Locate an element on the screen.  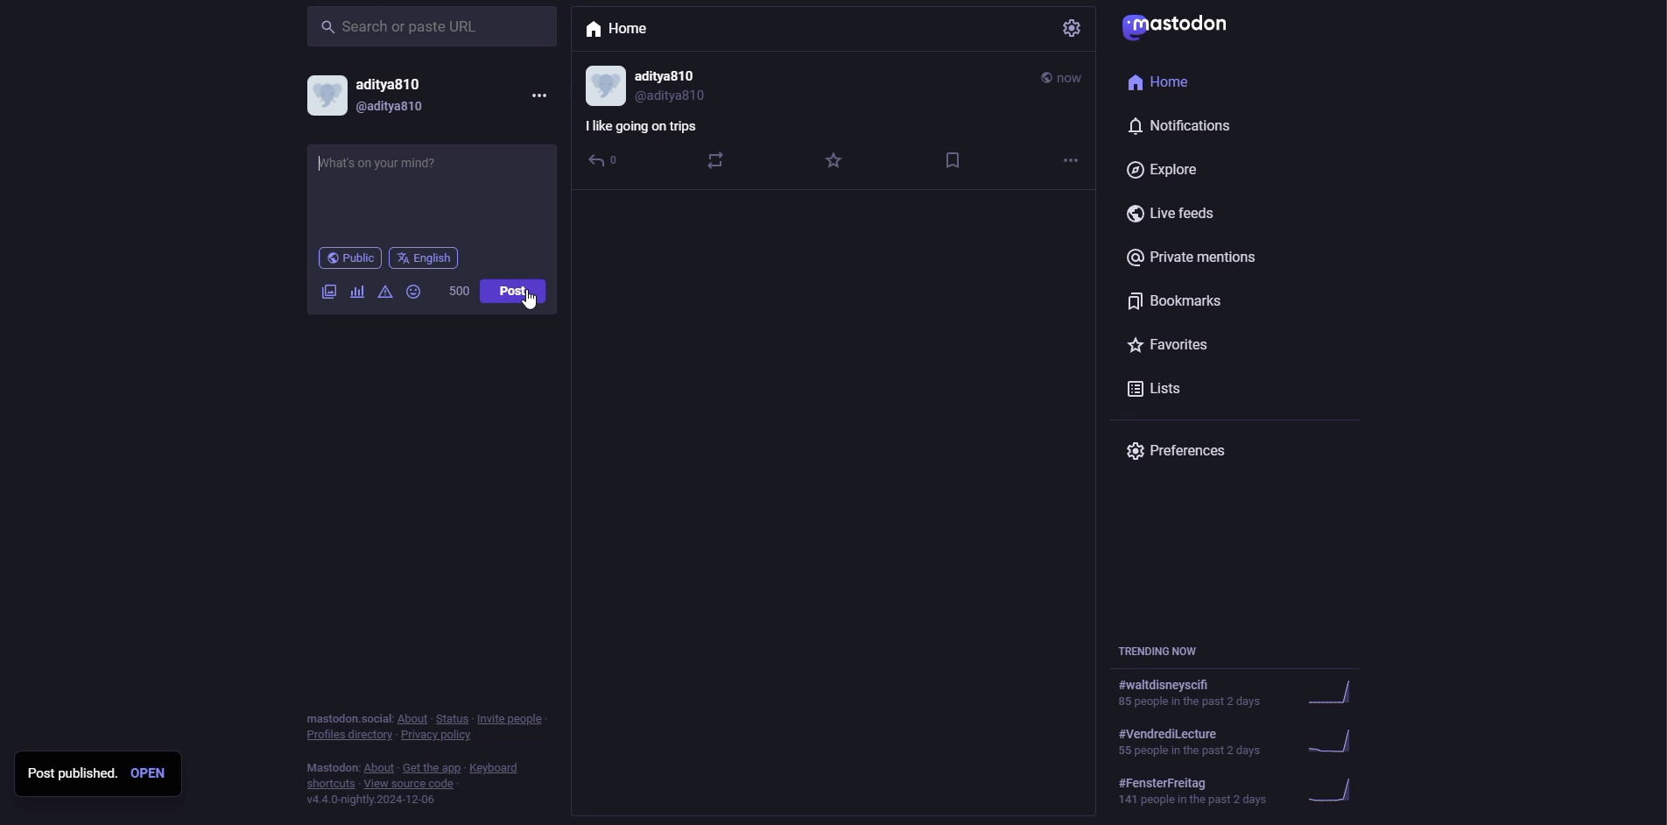
favorites is located at coordinates (1177, 347).